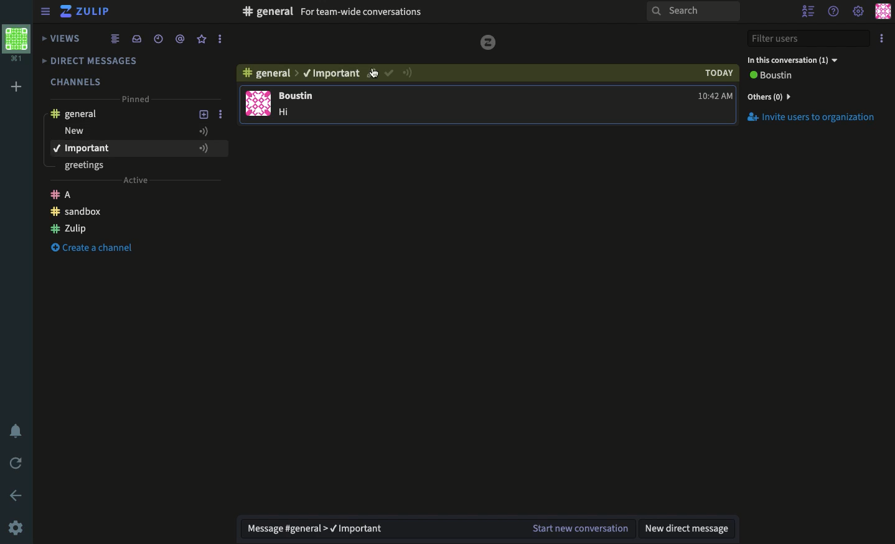 This screenshot has height=544, width=895. Describe the element at coordinates (412, 74) in the screenshot. I see `Urget` at that location.